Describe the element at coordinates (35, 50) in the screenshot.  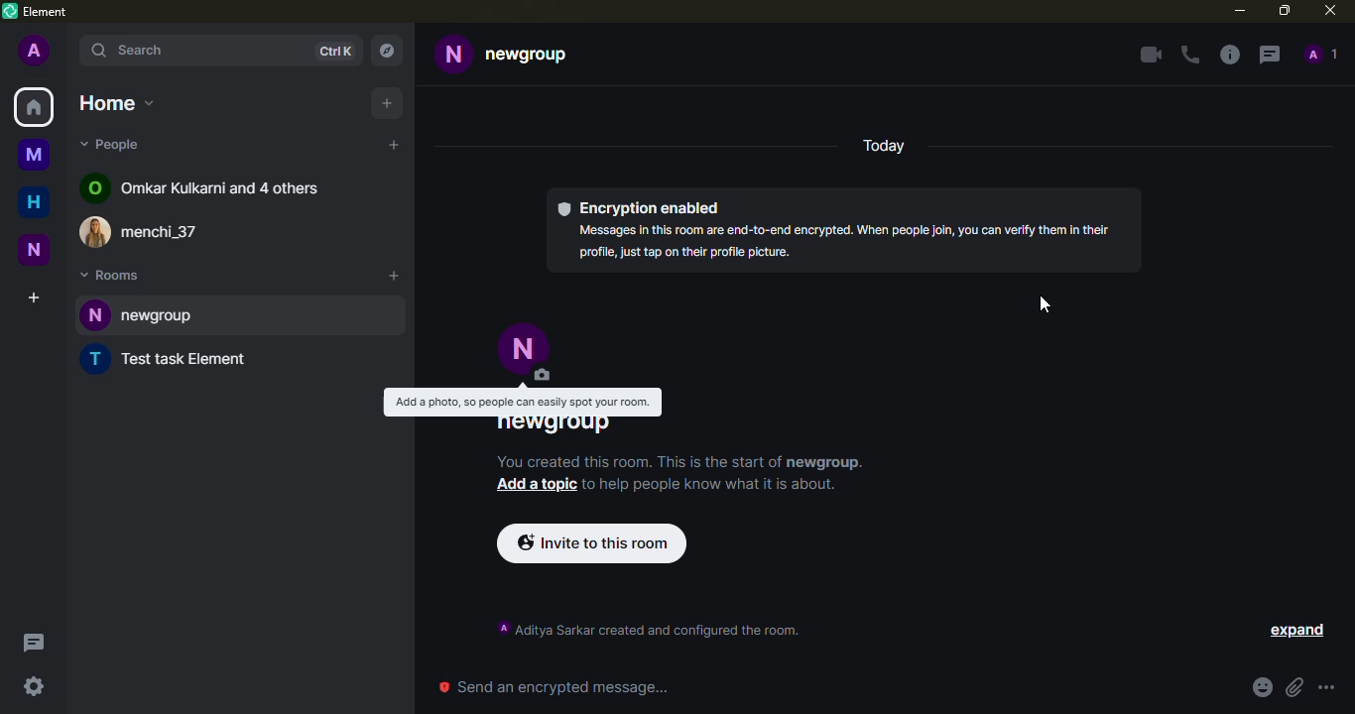
I see `profile initial` at that location.